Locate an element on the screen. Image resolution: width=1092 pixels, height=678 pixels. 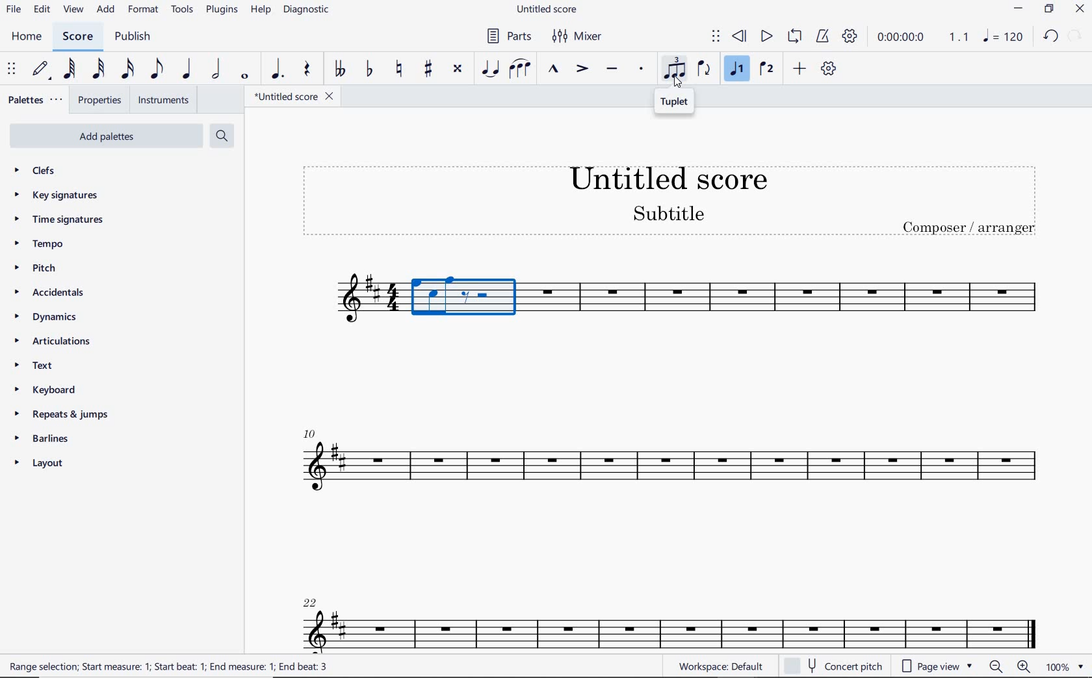
FILE is located at coordinates (12, 9).